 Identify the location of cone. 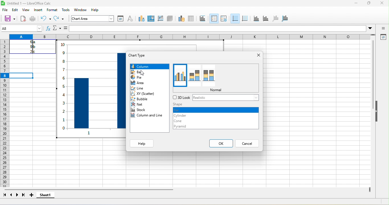
(183, 121).